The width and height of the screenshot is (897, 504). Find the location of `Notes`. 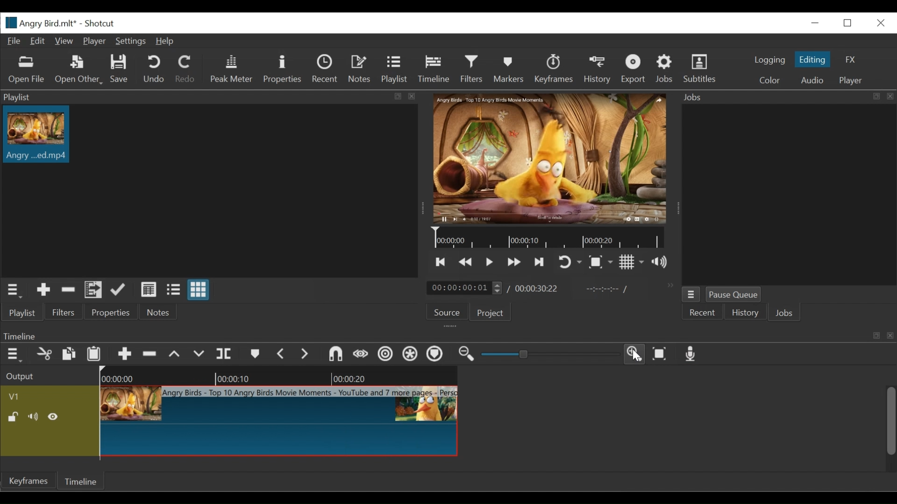

Notes is located at coordinates (157, 313).